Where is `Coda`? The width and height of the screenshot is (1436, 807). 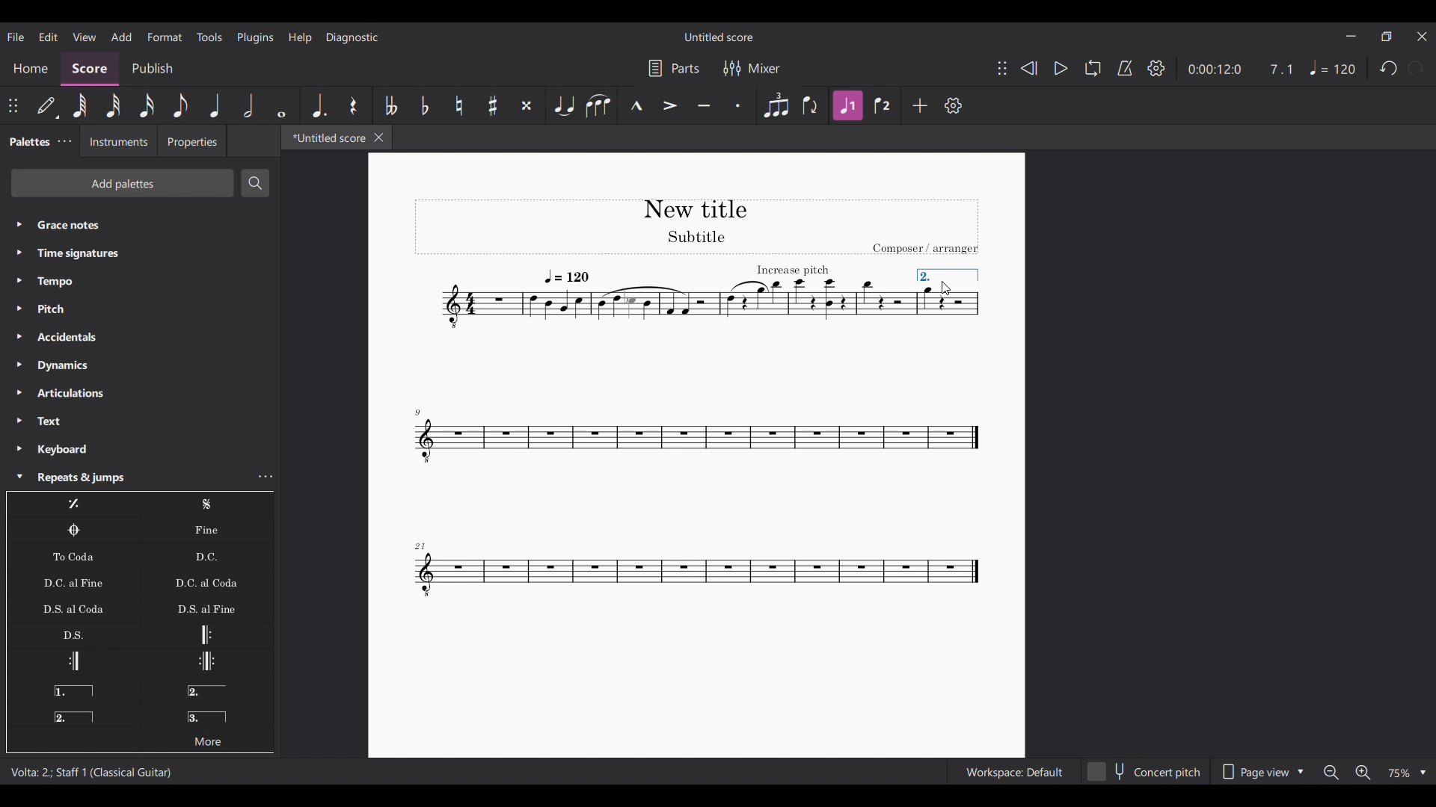
Coda is located at coordinates (73, 531).